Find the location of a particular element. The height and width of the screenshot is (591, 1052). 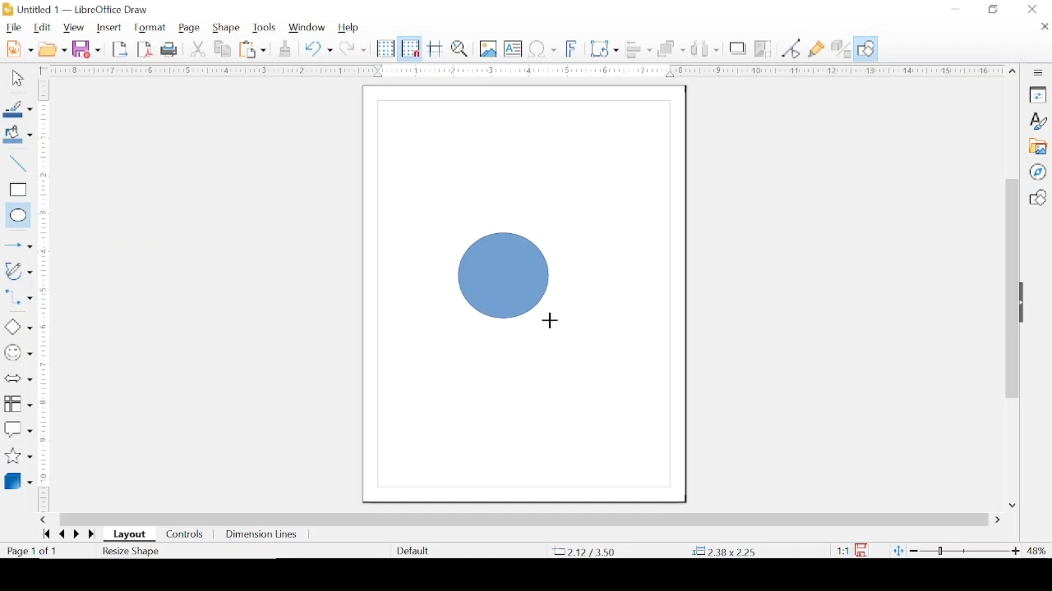

scroll box is located at coordinates (1010, 289).